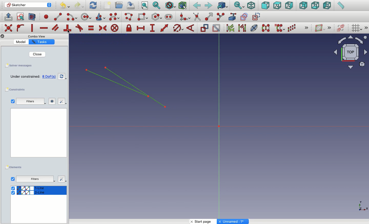 The width and height of the screenshot is (369, 224). I want to click on View section, so click(32, 17).